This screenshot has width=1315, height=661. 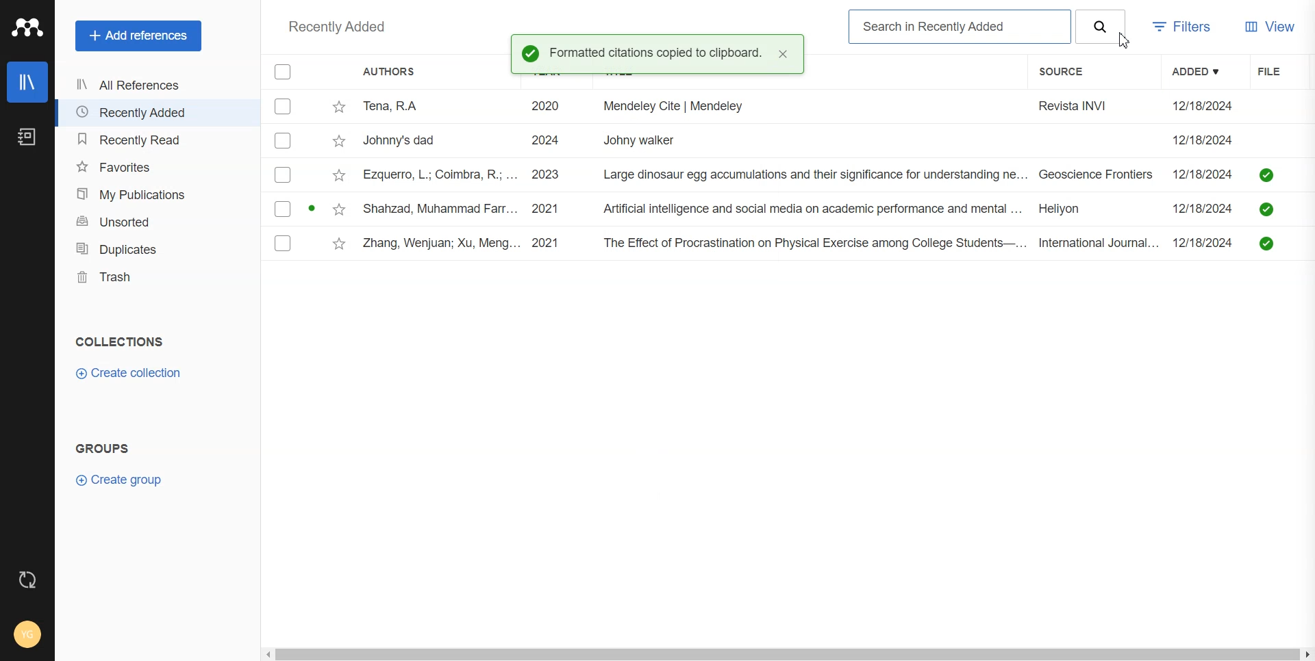 What do you see at coordinates (155, 140) in the screenshot?
I see `Recently Read` at bounding box center [155, 140].